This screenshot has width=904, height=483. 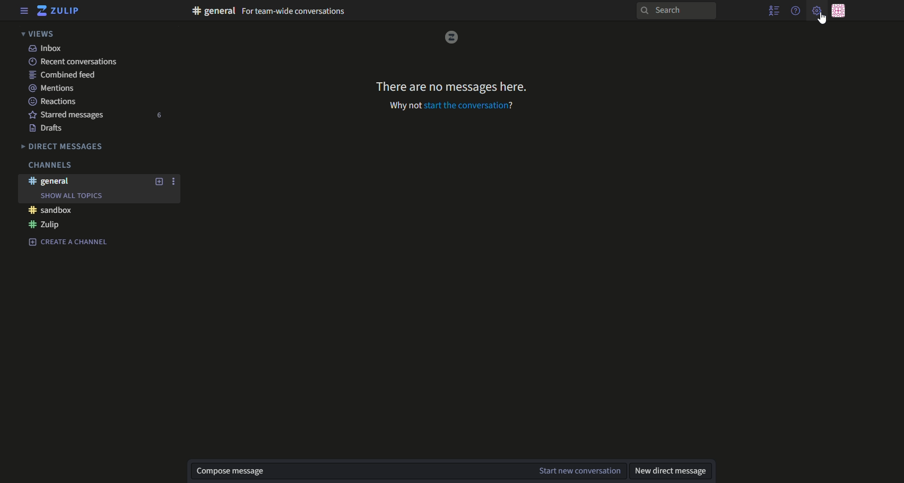 I want to click on logo, so click(x=451, y=37).